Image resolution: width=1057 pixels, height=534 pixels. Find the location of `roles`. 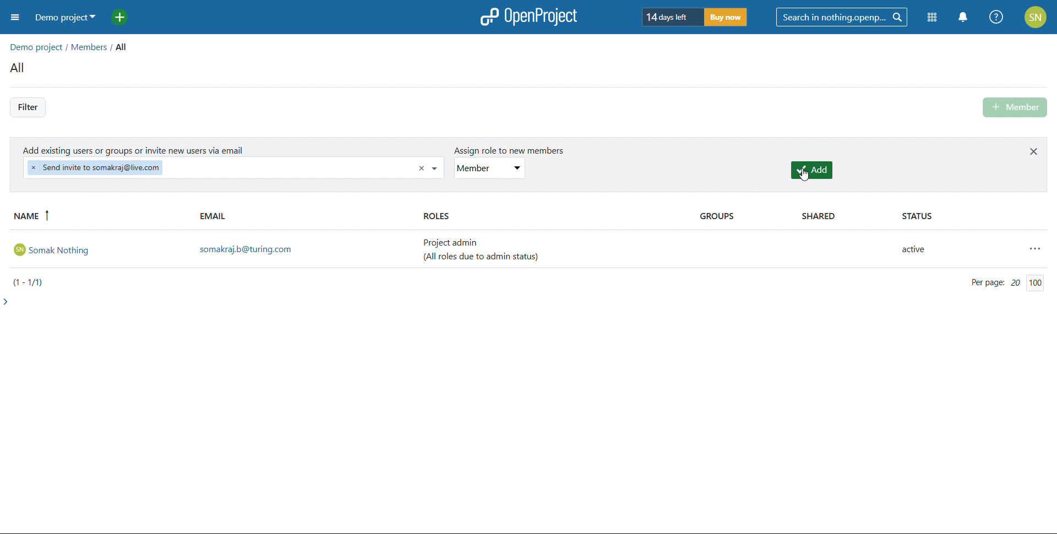

roles is located at coordinates (548, 217).